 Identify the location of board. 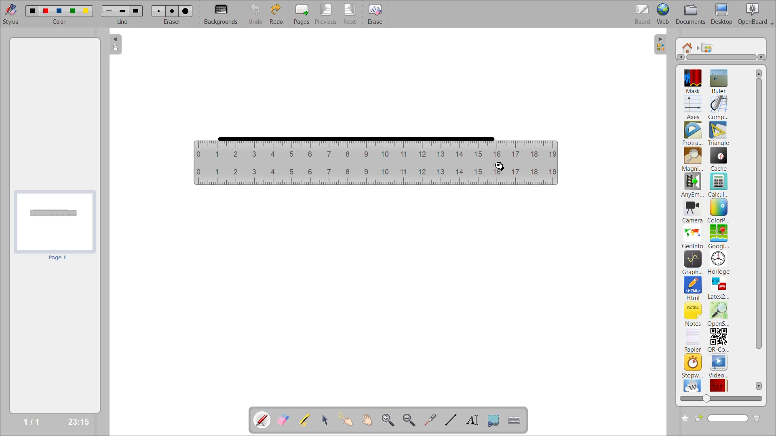
(644, 14).